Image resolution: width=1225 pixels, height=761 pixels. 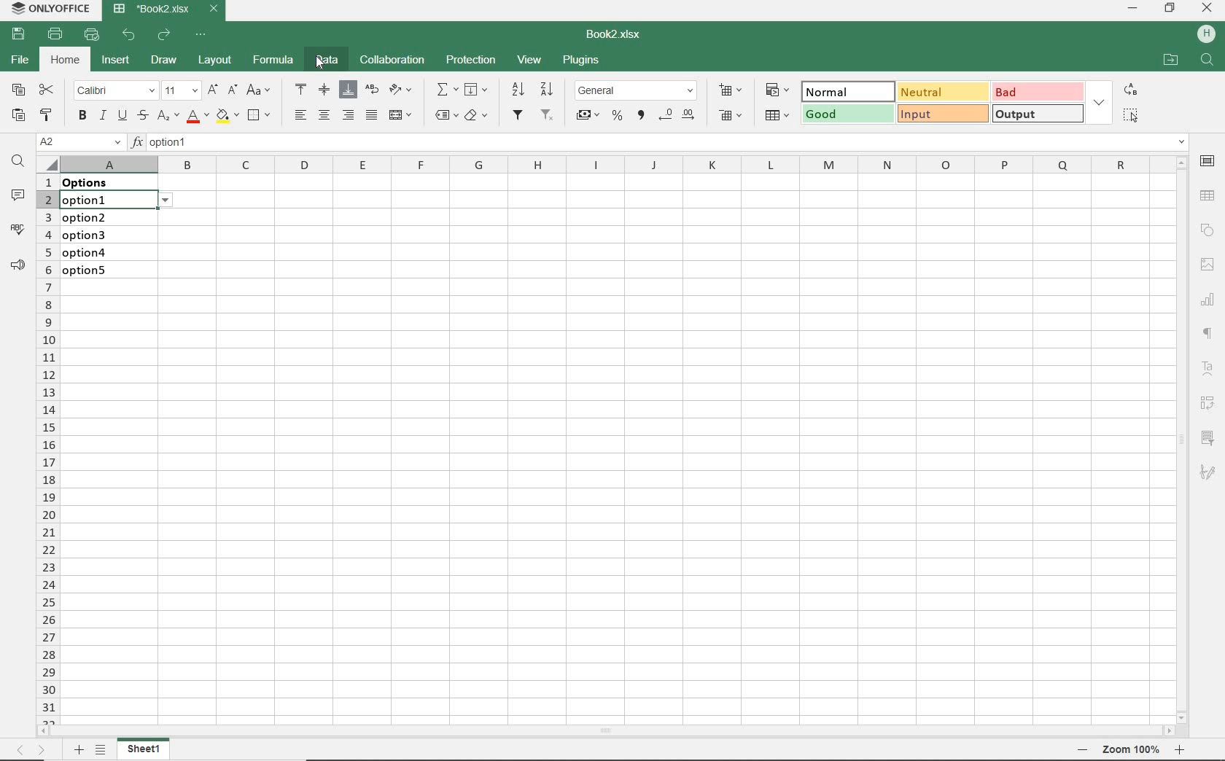 I want to click on ITALIC, so click(x=102, y=114).